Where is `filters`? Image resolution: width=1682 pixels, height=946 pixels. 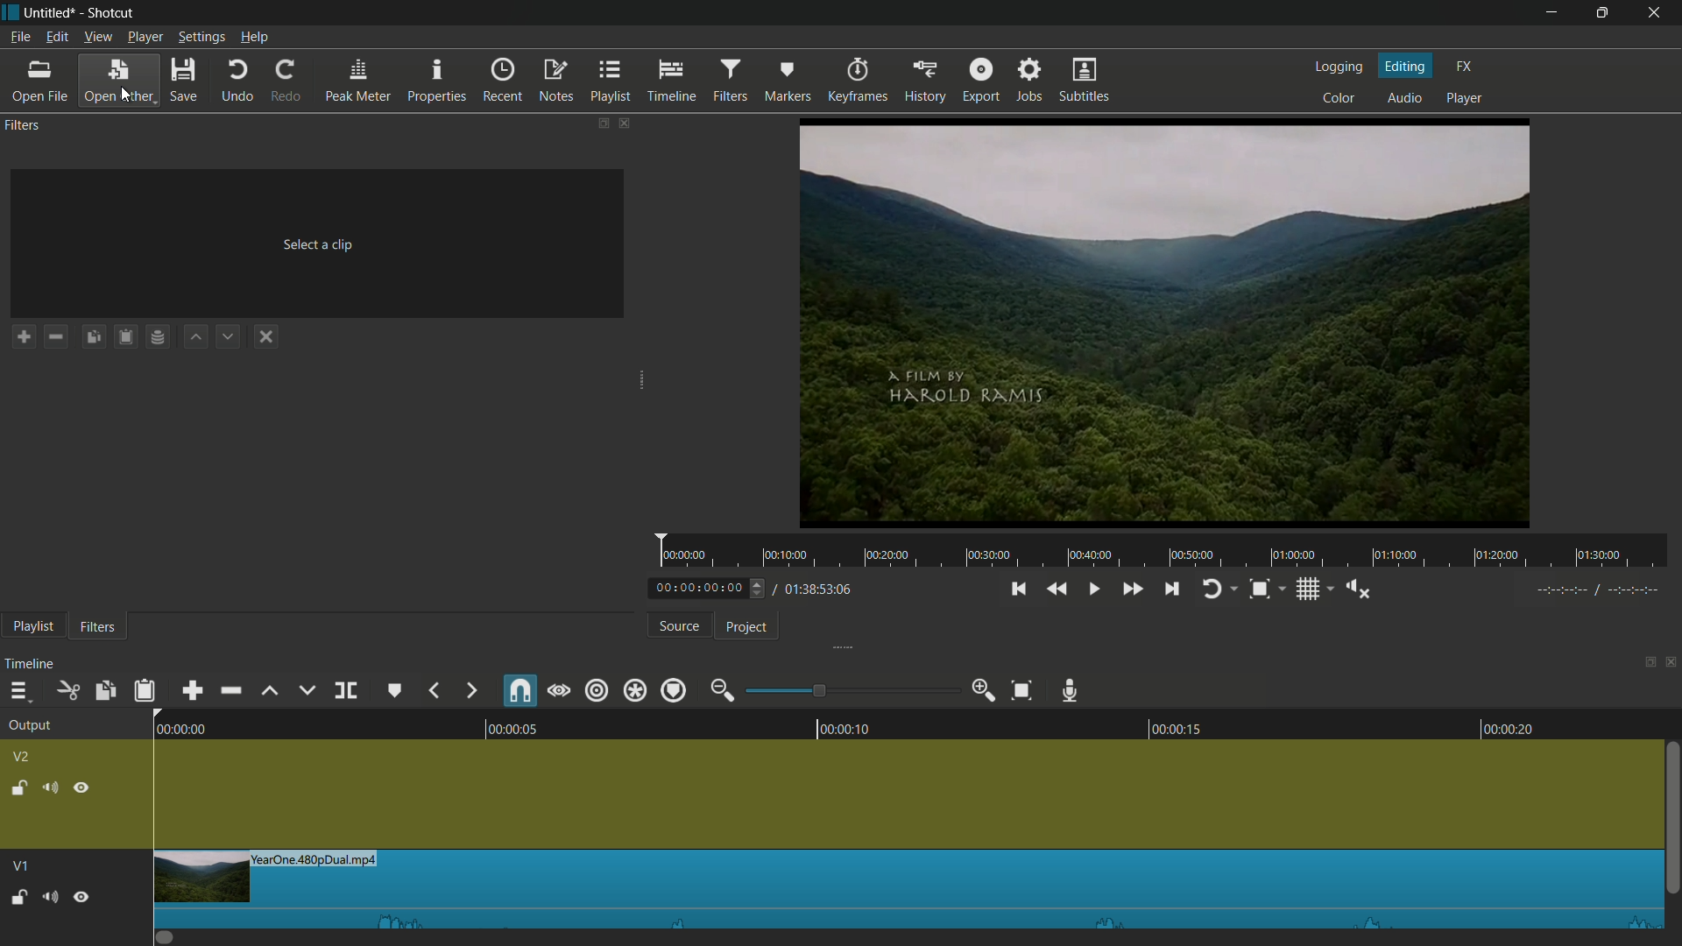 filters is located at coordinates (102, 626).